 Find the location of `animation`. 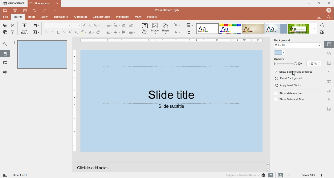

animation is located at coordinates (80, 17).